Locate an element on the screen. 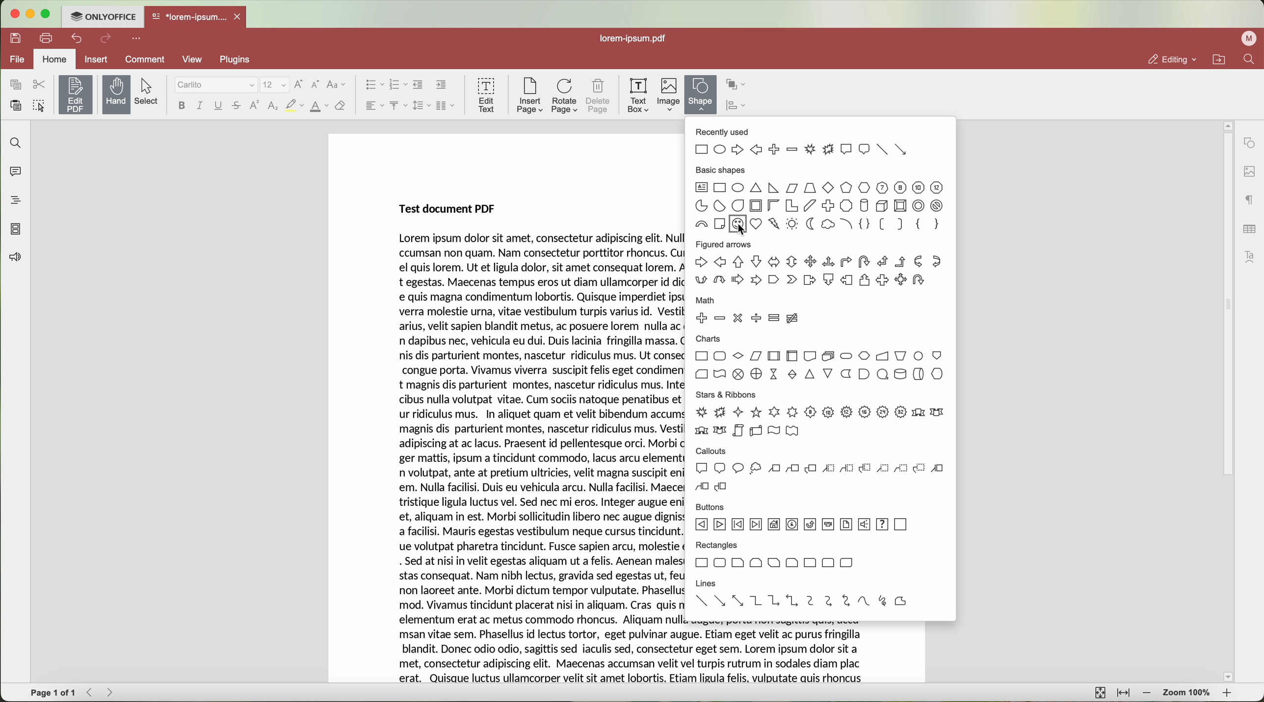 The image size is (1264, 702). profile is located at coordinates (1247, 39).